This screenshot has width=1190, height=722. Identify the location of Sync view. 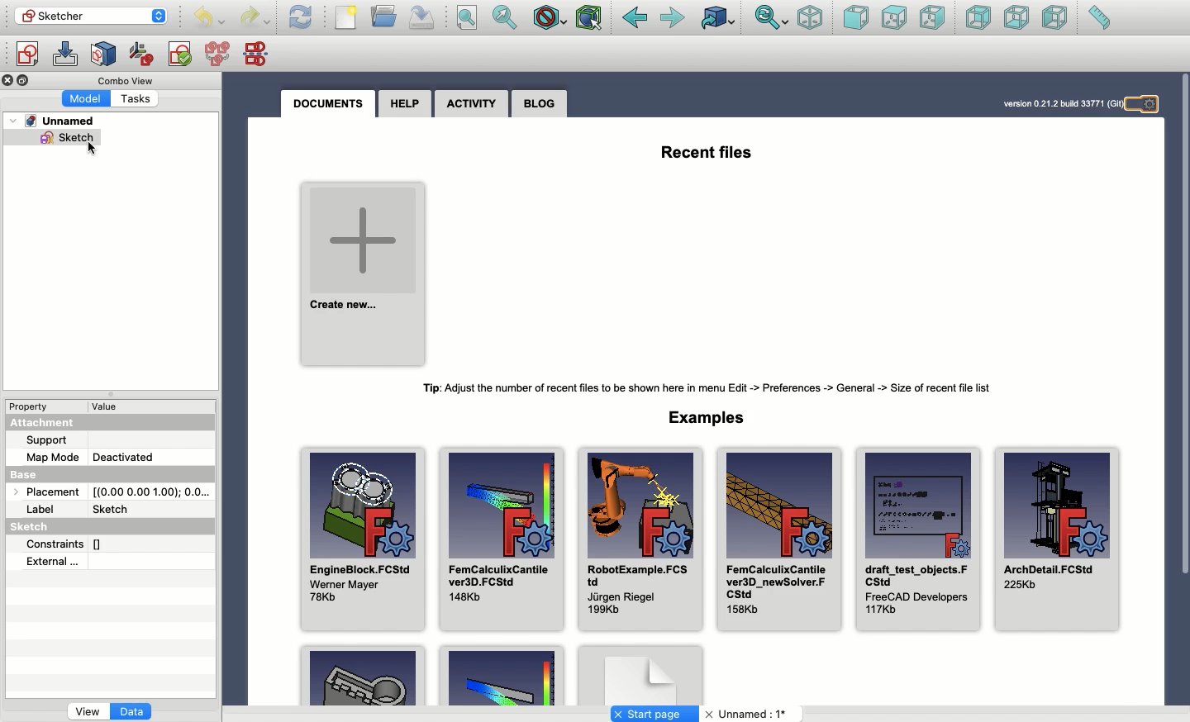
(772, 19).